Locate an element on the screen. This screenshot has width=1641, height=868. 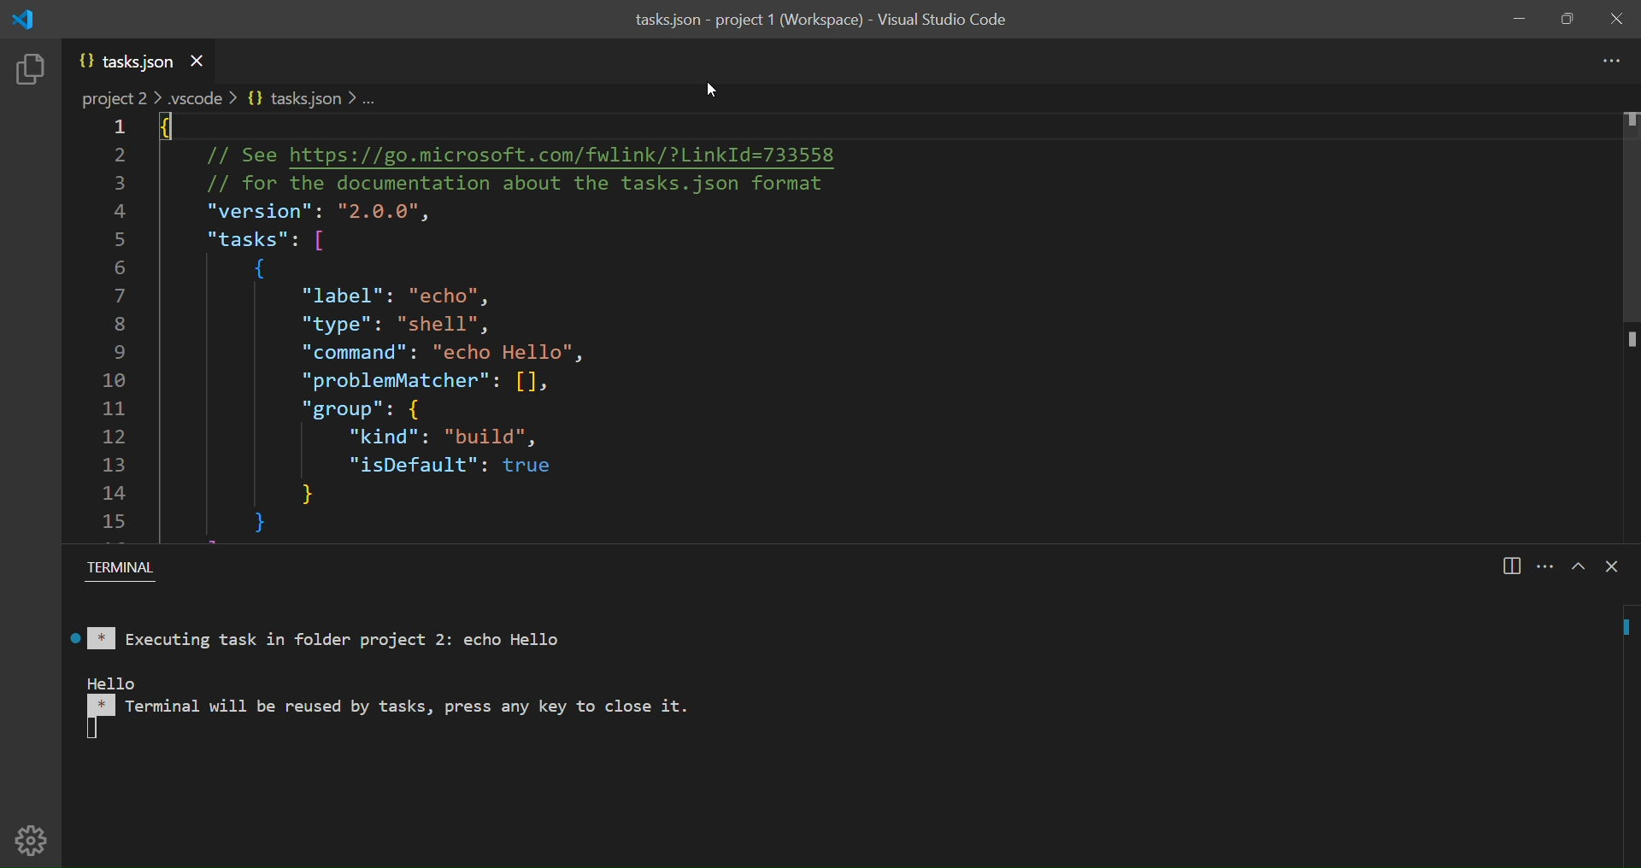
executing line icon is located at coordinates (1620, 632).